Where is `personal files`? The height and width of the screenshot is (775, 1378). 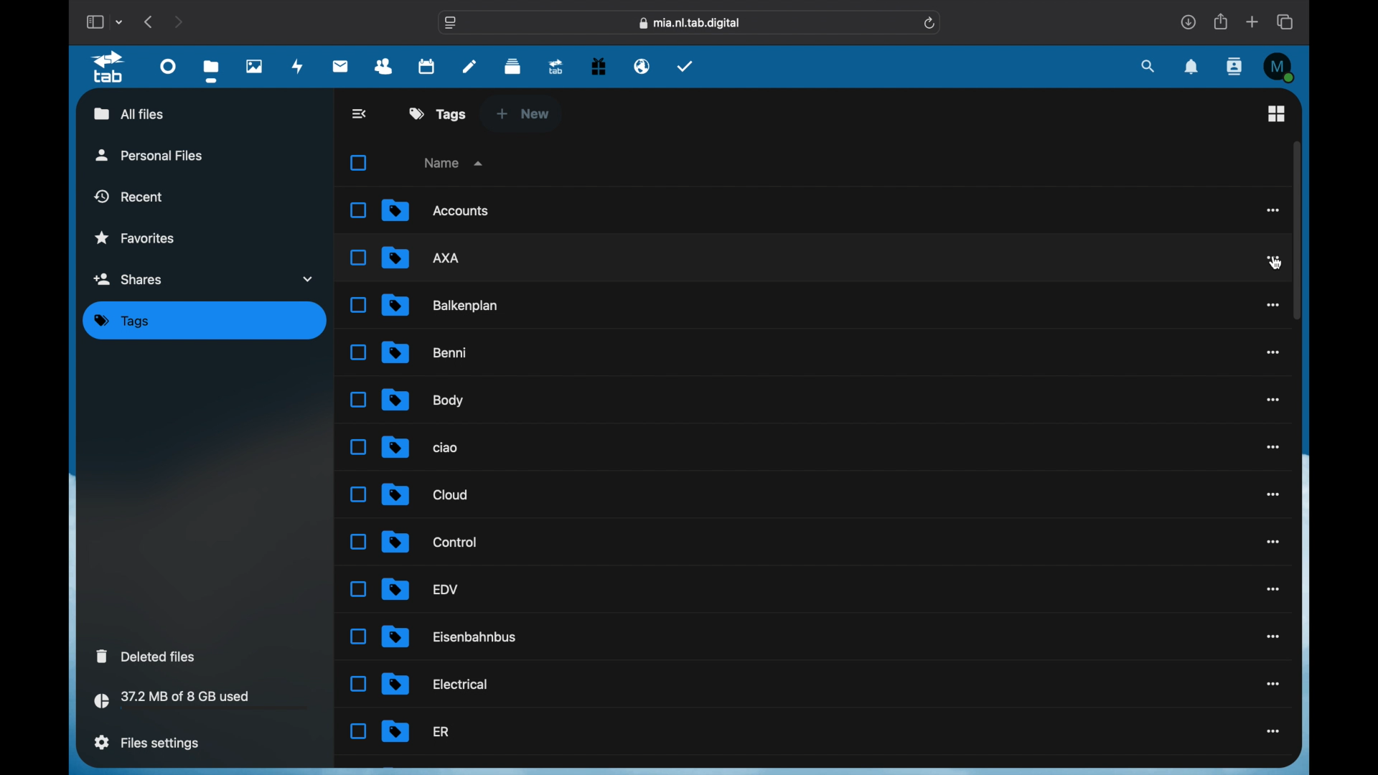
personal files is located at coordinates (149, 154).